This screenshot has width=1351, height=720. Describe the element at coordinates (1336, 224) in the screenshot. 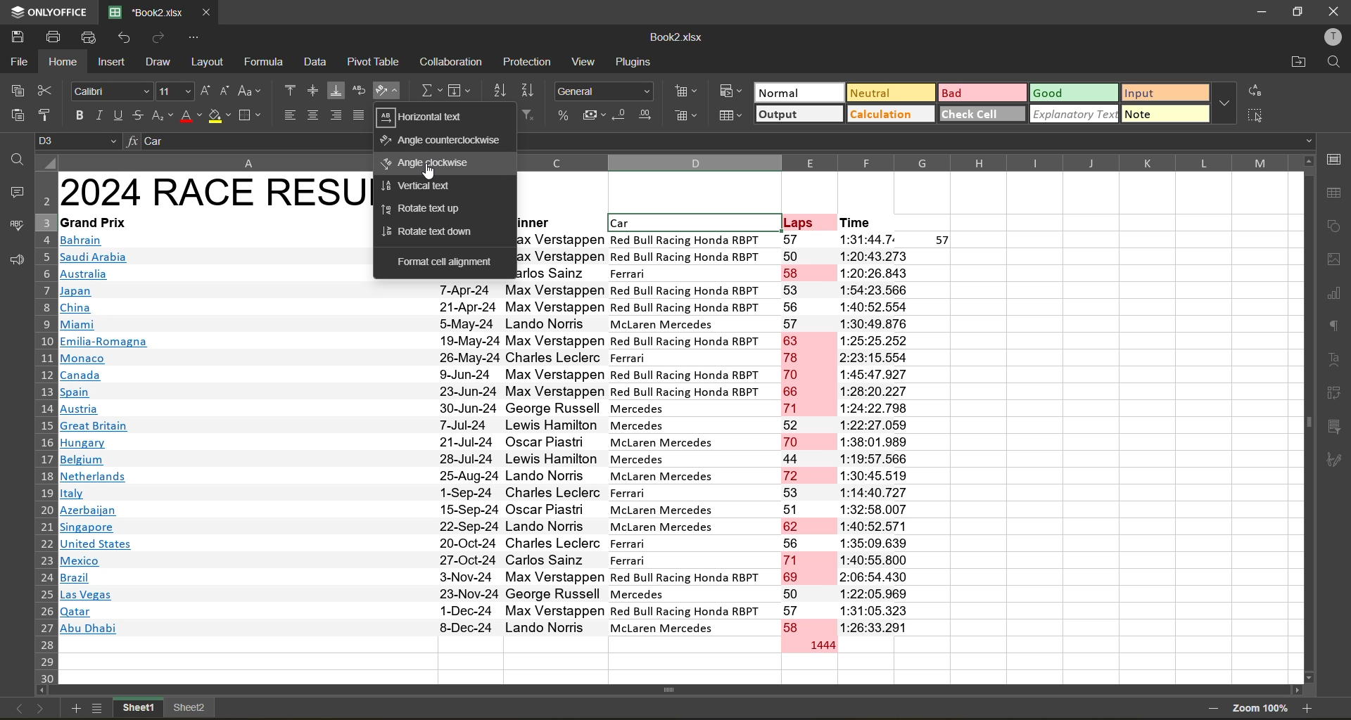

I see `shapes` at that location.